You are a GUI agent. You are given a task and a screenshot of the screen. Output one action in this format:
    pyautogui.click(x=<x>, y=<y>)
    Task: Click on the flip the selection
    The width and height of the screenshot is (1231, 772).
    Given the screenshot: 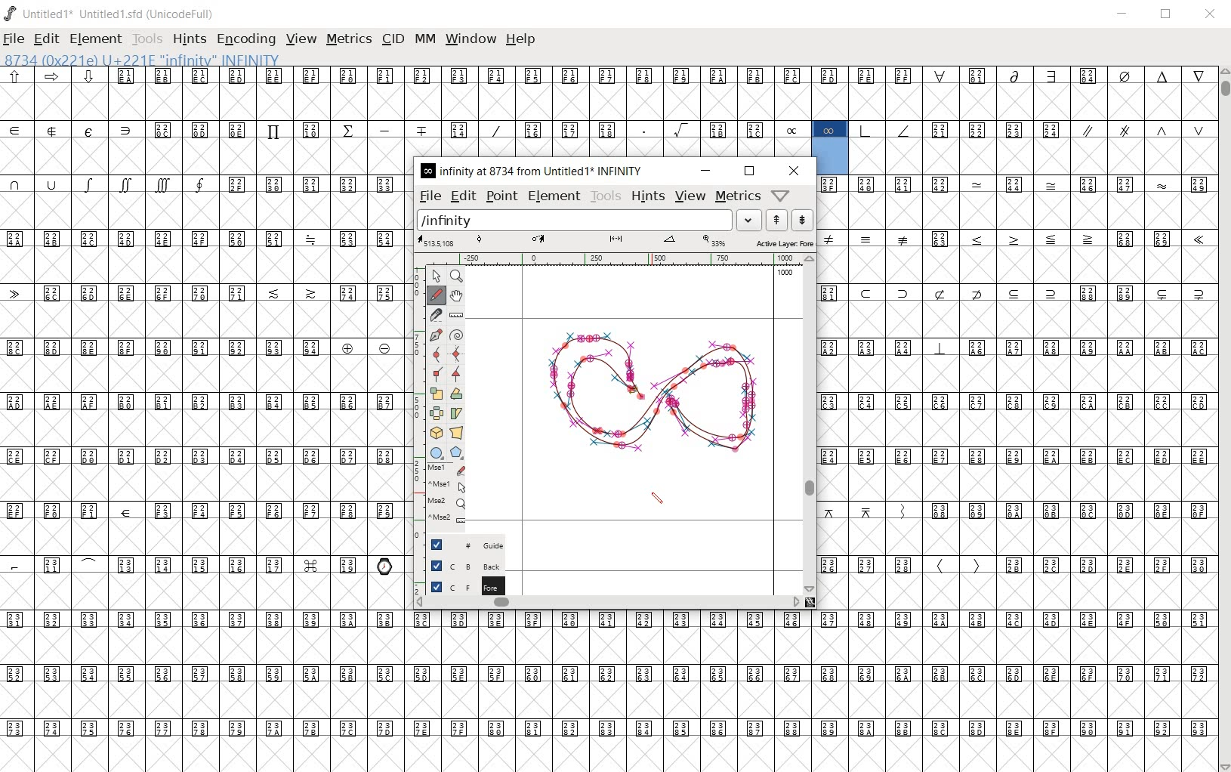 What is the action you would take?
    pyautogui.click(x=436, y=412)
    